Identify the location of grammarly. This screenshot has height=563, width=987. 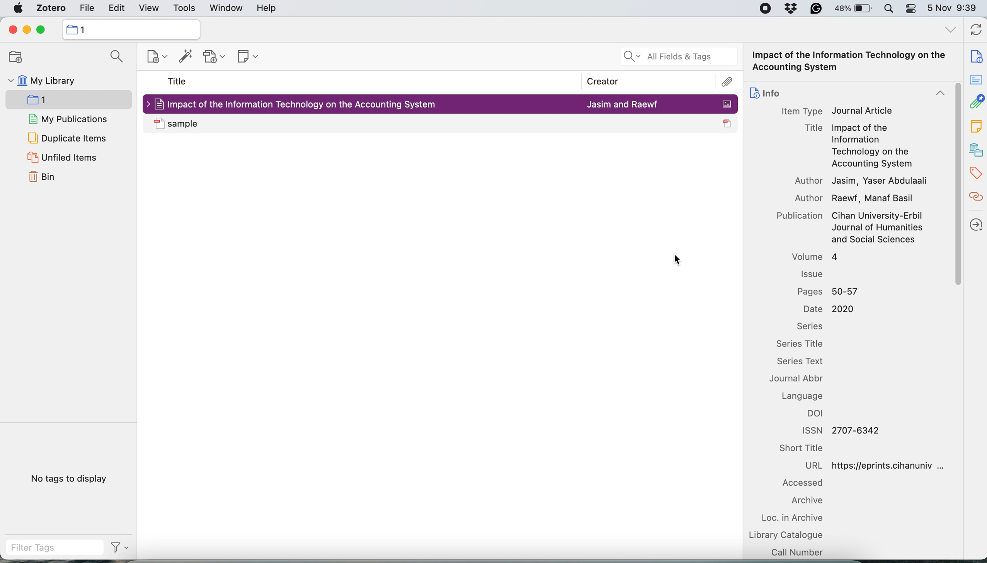
(816, 9).